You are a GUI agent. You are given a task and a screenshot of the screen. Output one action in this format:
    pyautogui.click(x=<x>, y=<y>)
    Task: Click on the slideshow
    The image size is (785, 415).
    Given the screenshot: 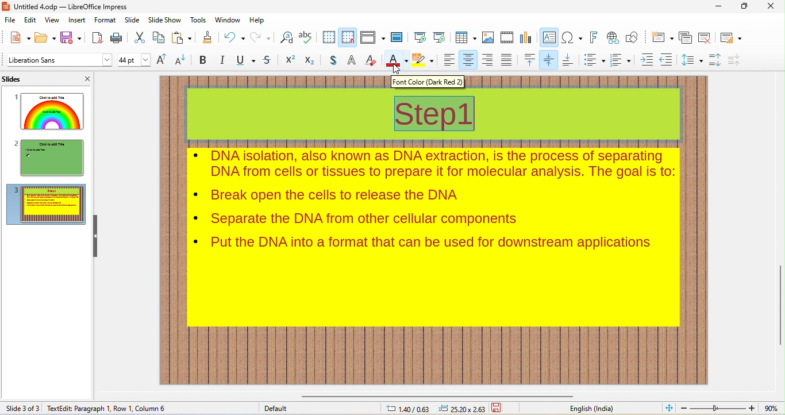 What is the action you would take?
    pyautogui.click(x=165, y=20)
    